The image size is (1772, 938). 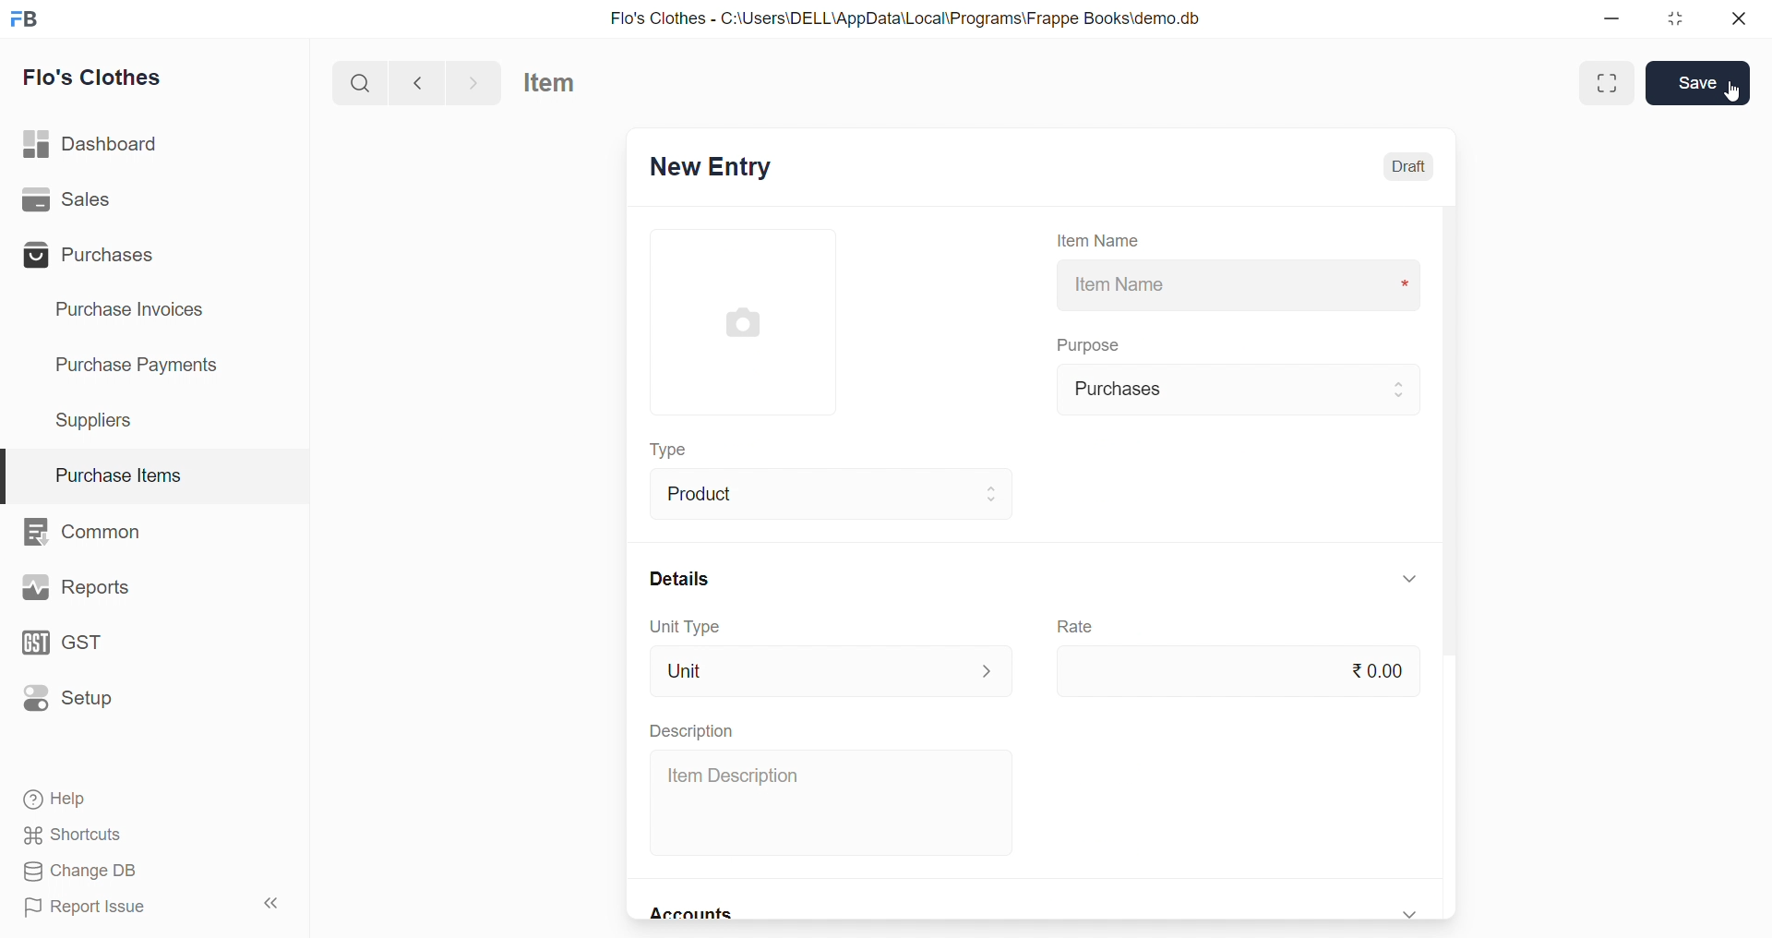 What do you see at coordinates (142, 310) in the screenshot?
I see `Purchase Invoices` at bounding box center [142, 310].